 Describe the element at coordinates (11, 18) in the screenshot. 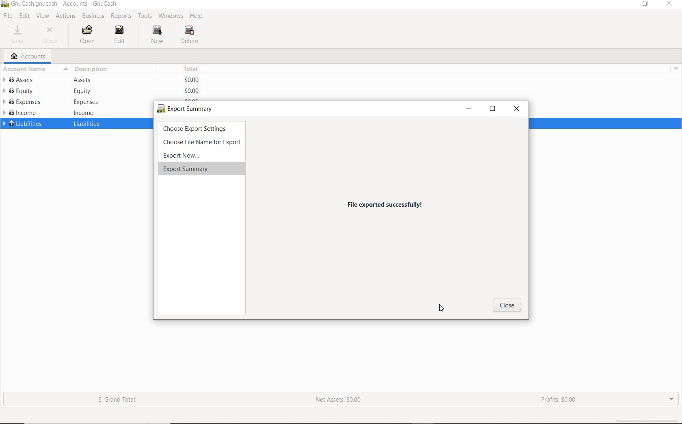

I see `cursor` at that location.